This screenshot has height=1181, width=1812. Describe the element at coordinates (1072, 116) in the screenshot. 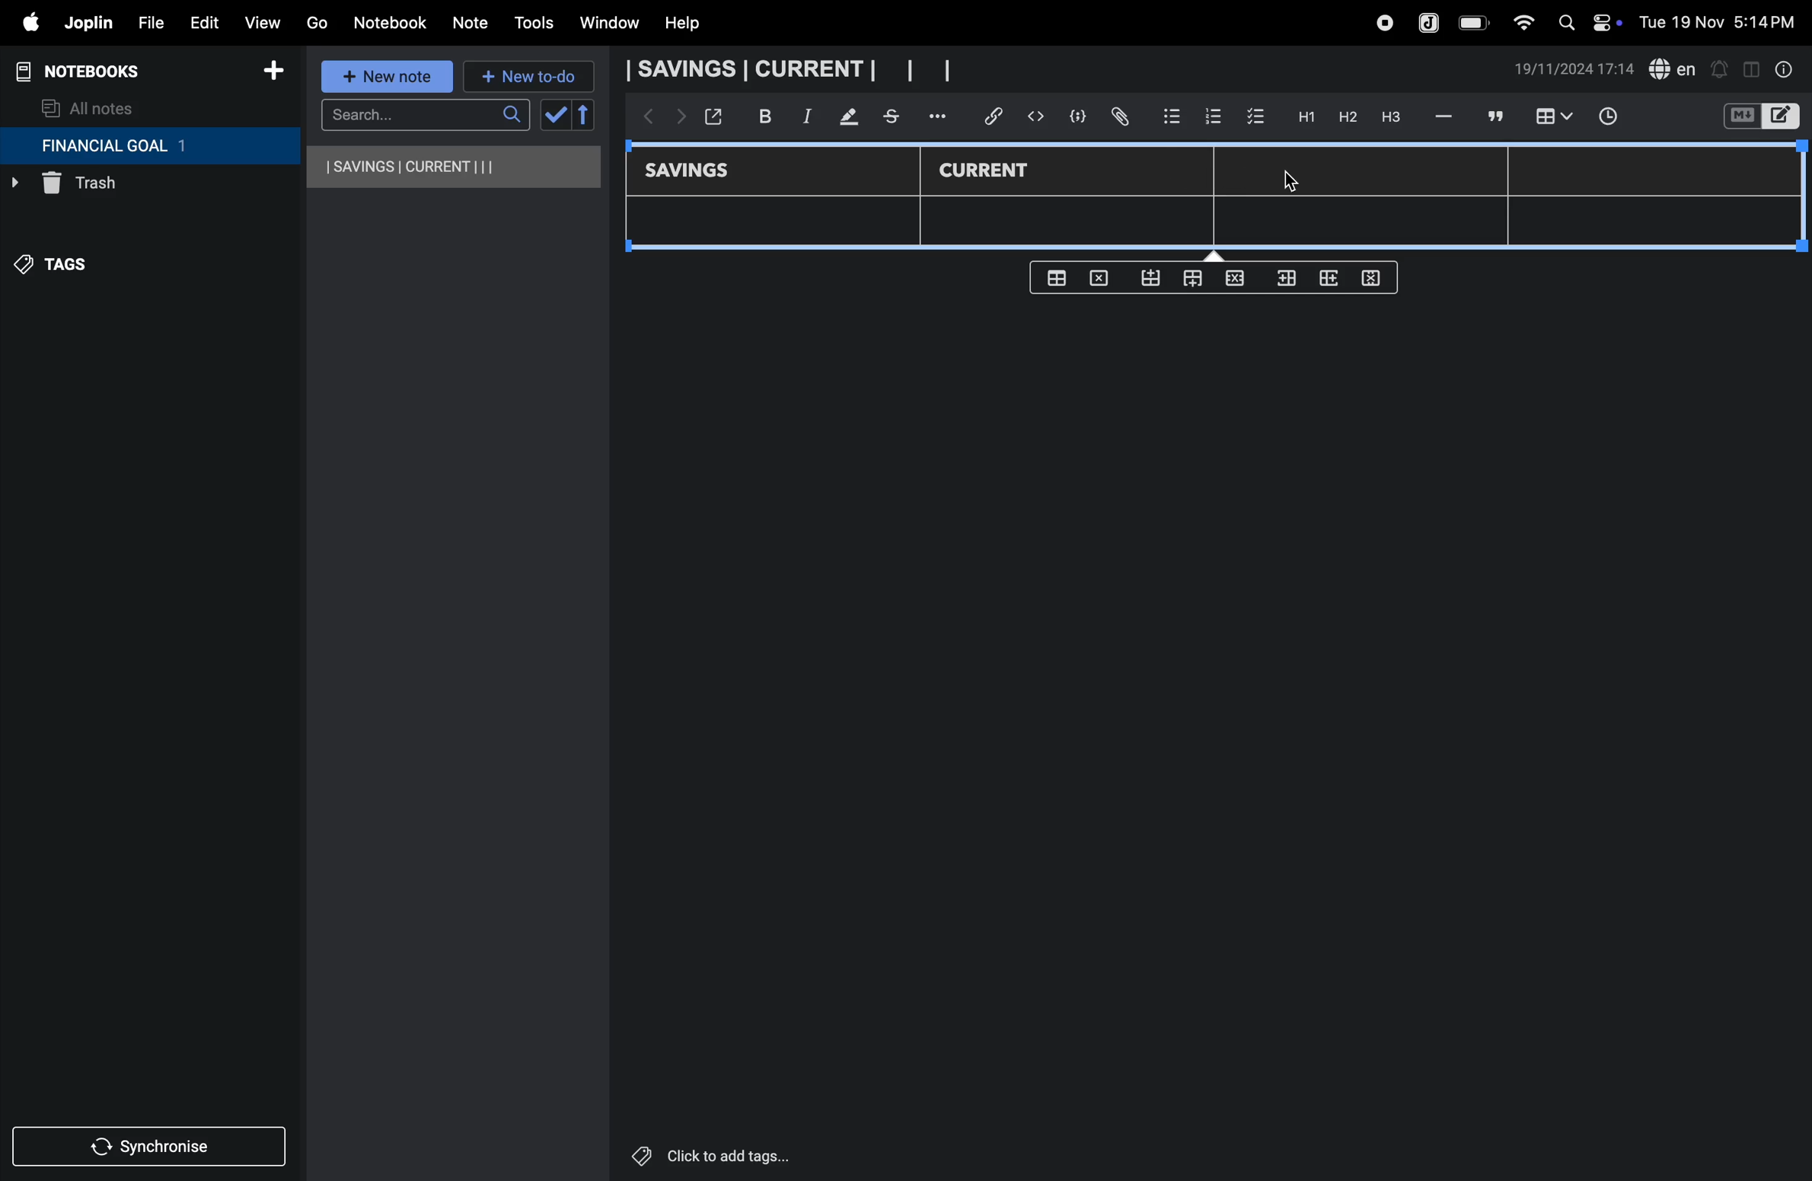

I see `code block` at that location.